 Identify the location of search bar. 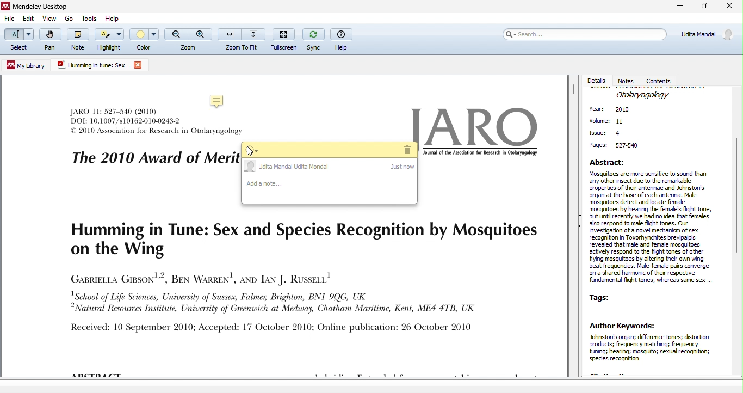
(584, 37).